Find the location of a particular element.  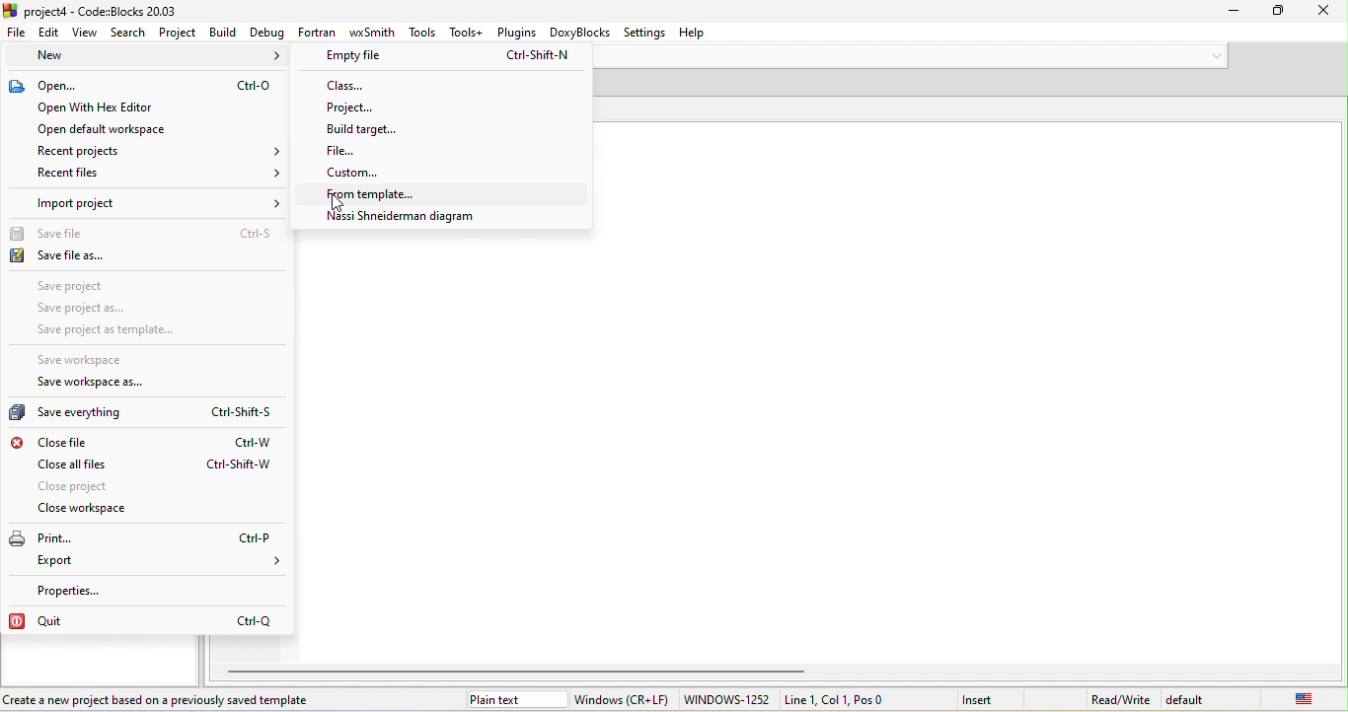

Create a new project based on a previously saved template is located at coordinates (157, 701).